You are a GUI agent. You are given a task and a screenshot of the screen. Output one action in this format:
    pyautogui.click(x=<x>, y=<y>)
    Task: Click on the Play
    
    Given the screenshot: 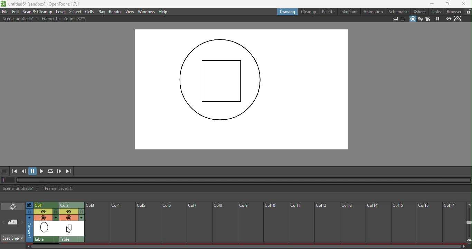 What is the action you would take?
    pyautogui.click(x=42, y=171)
    